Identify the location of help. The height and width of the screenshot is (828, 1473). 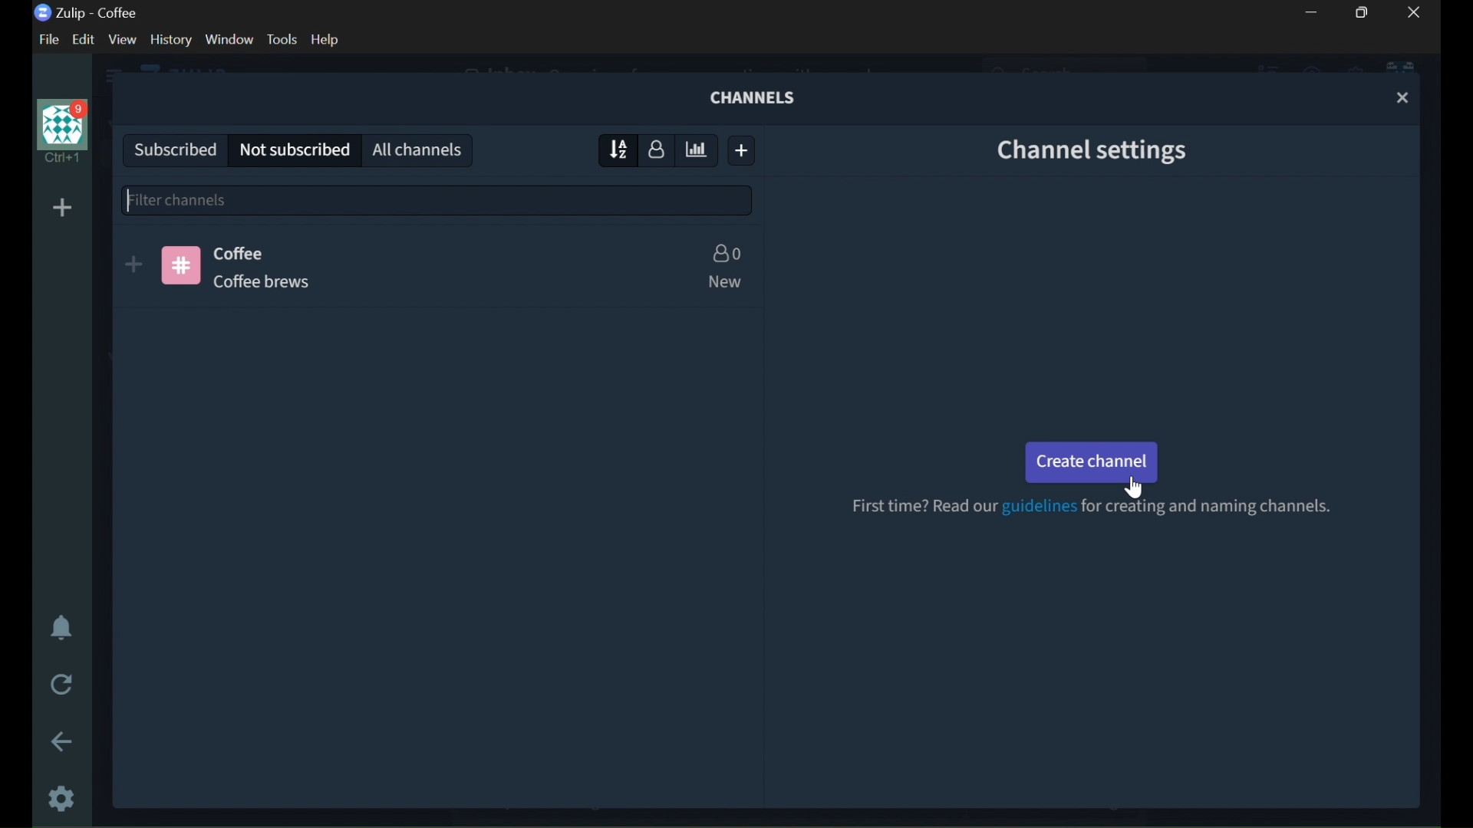
(325, 39).